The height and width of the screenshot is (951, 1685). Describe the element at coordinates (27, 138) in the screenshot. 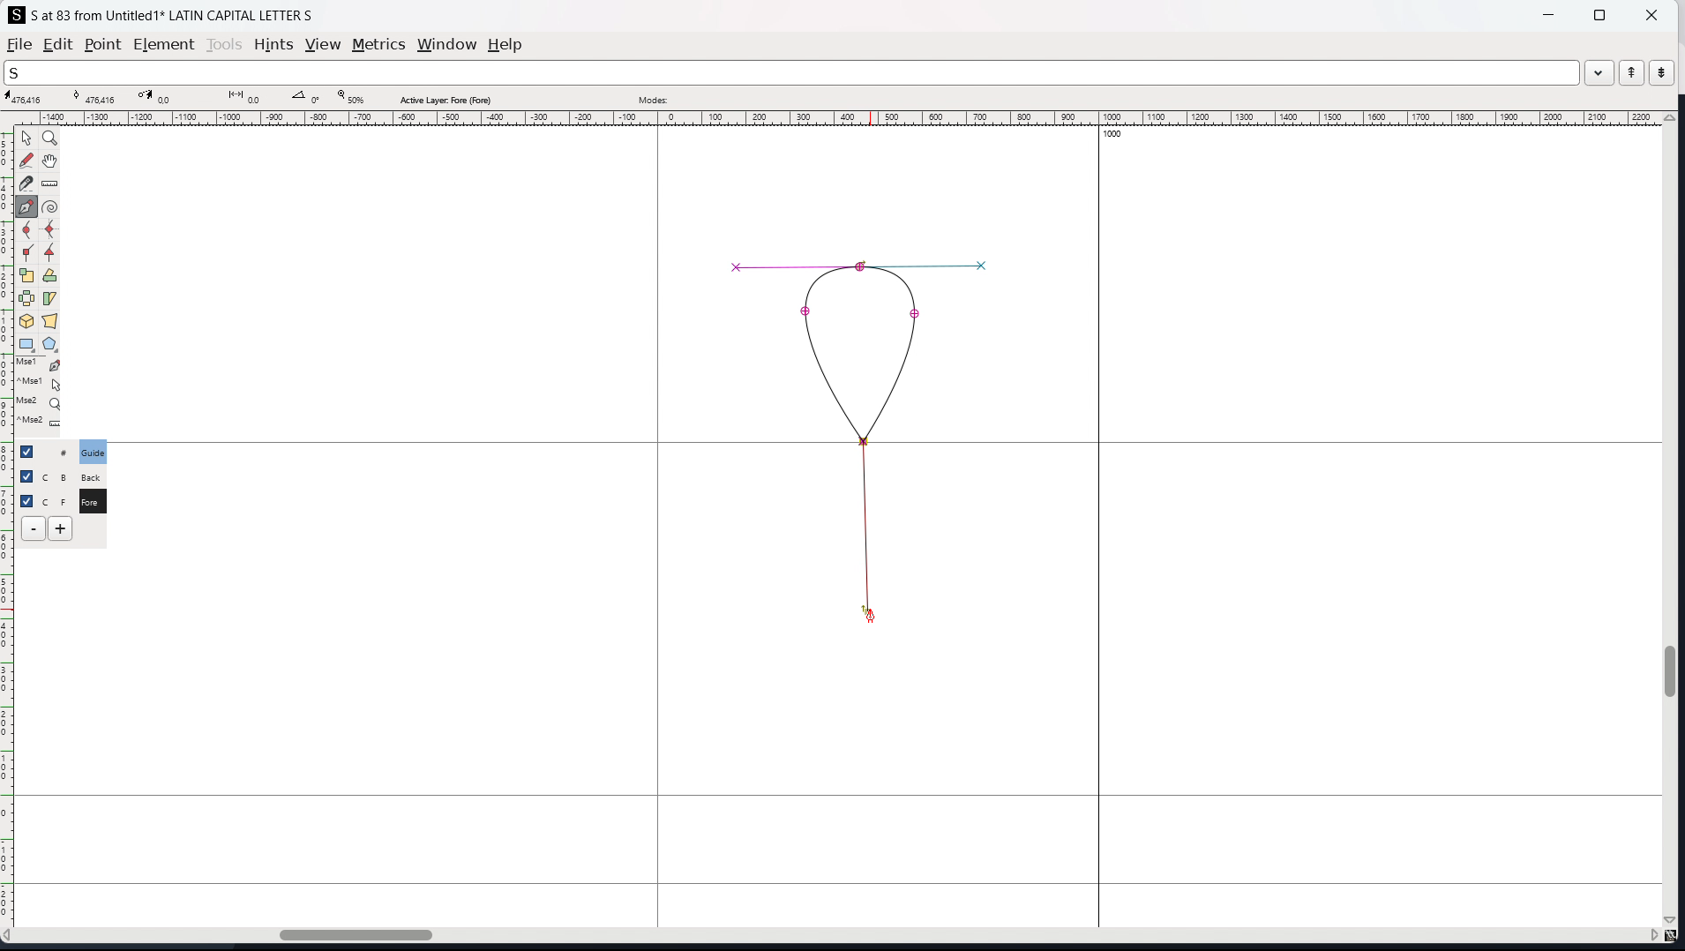

I see `pointer` at that location.